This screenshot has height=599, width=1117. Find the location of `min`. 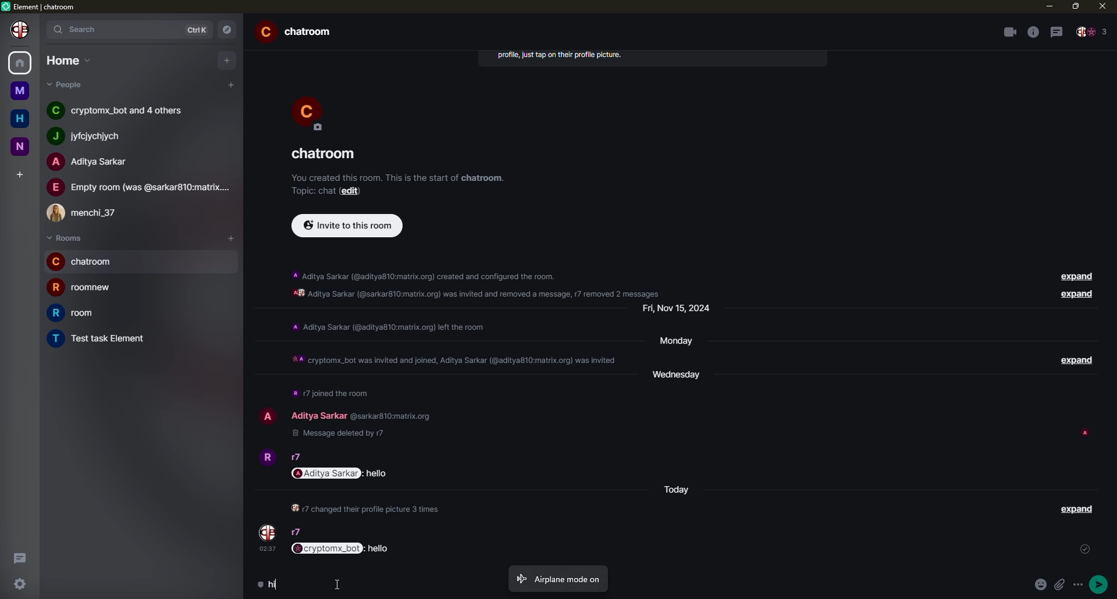

min is located at coordinates (1048, 7).